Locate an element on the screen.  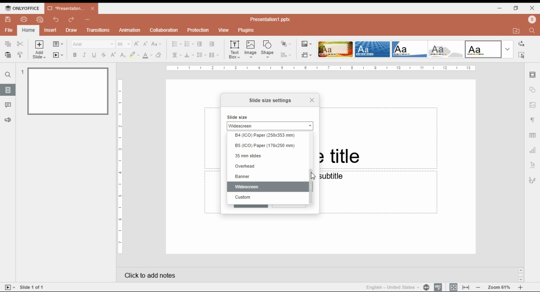
decrease indent is located at coordinates (199, 44).